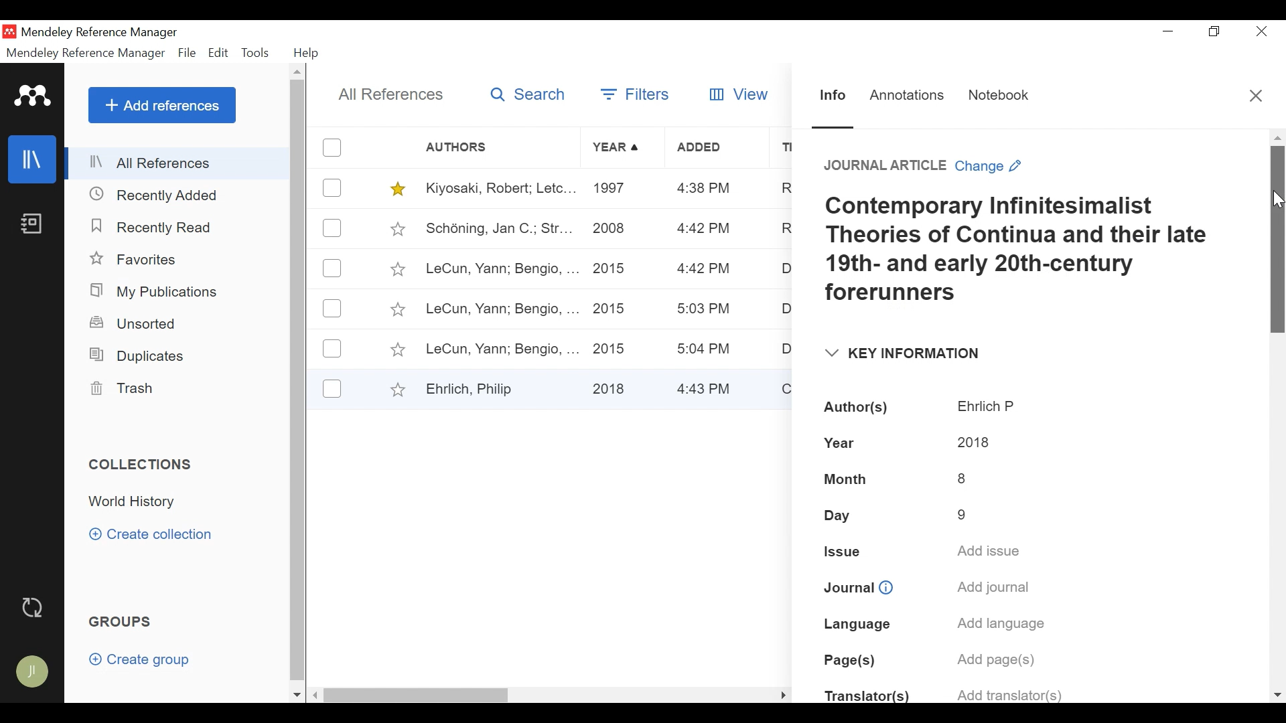 The height and width of the screenshot is (723, 1286). Describe the element at coordinates (705, 190) in the screenshot. I see `4:38 PM` at that location.